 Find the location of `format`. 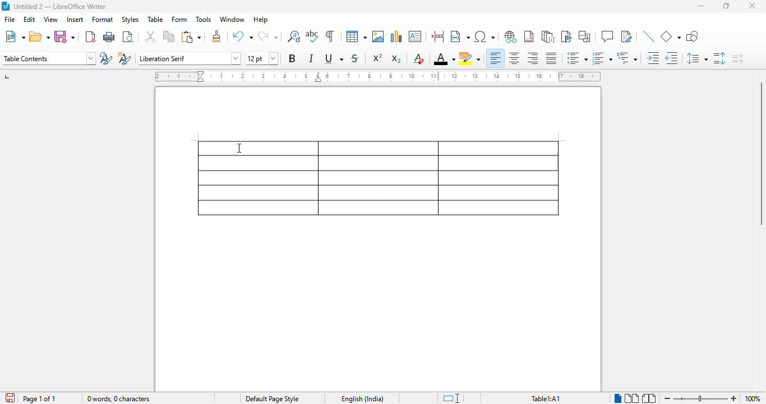

format is located at coordinates (103, 20).